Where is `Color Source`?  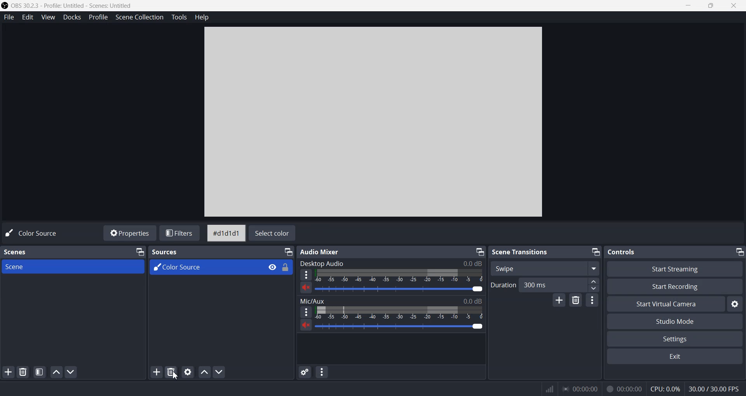
Color Source is located at coordinates (206, 267).